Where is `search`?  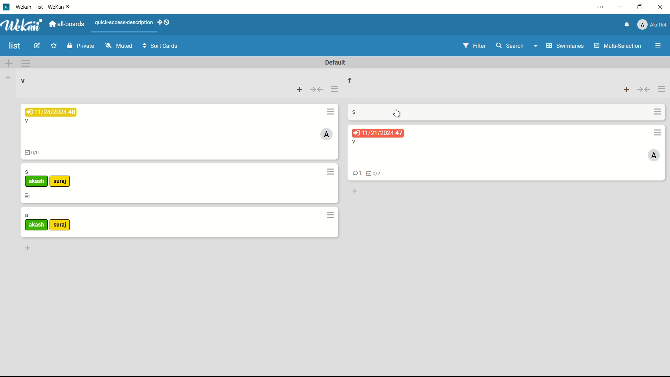
search is located at coordinates (509, 45).